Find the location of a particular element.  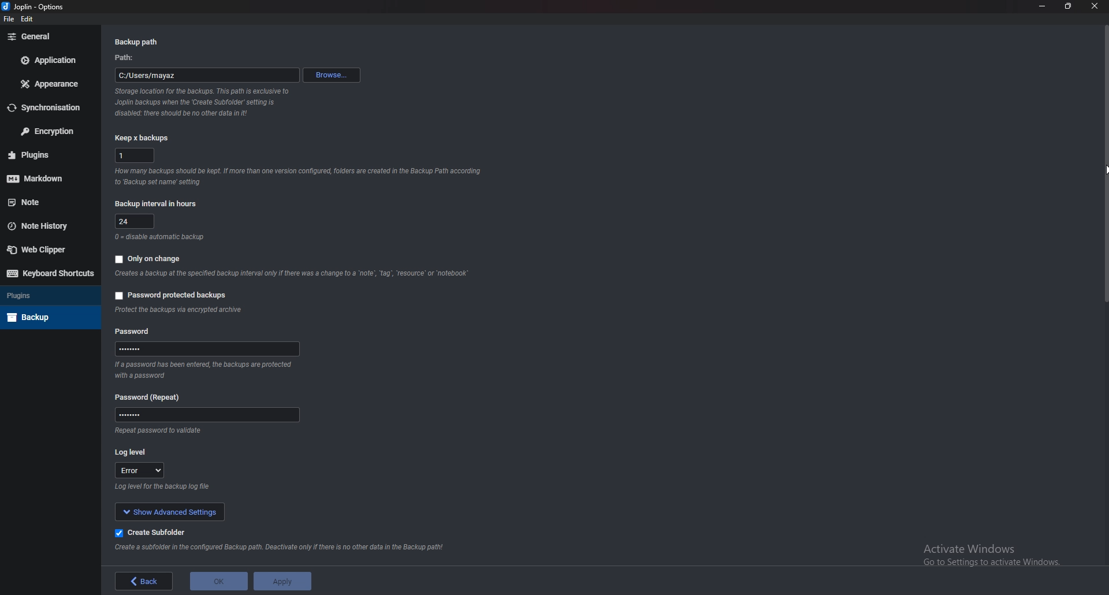

Synchronization is located at coordinates (46, 108).